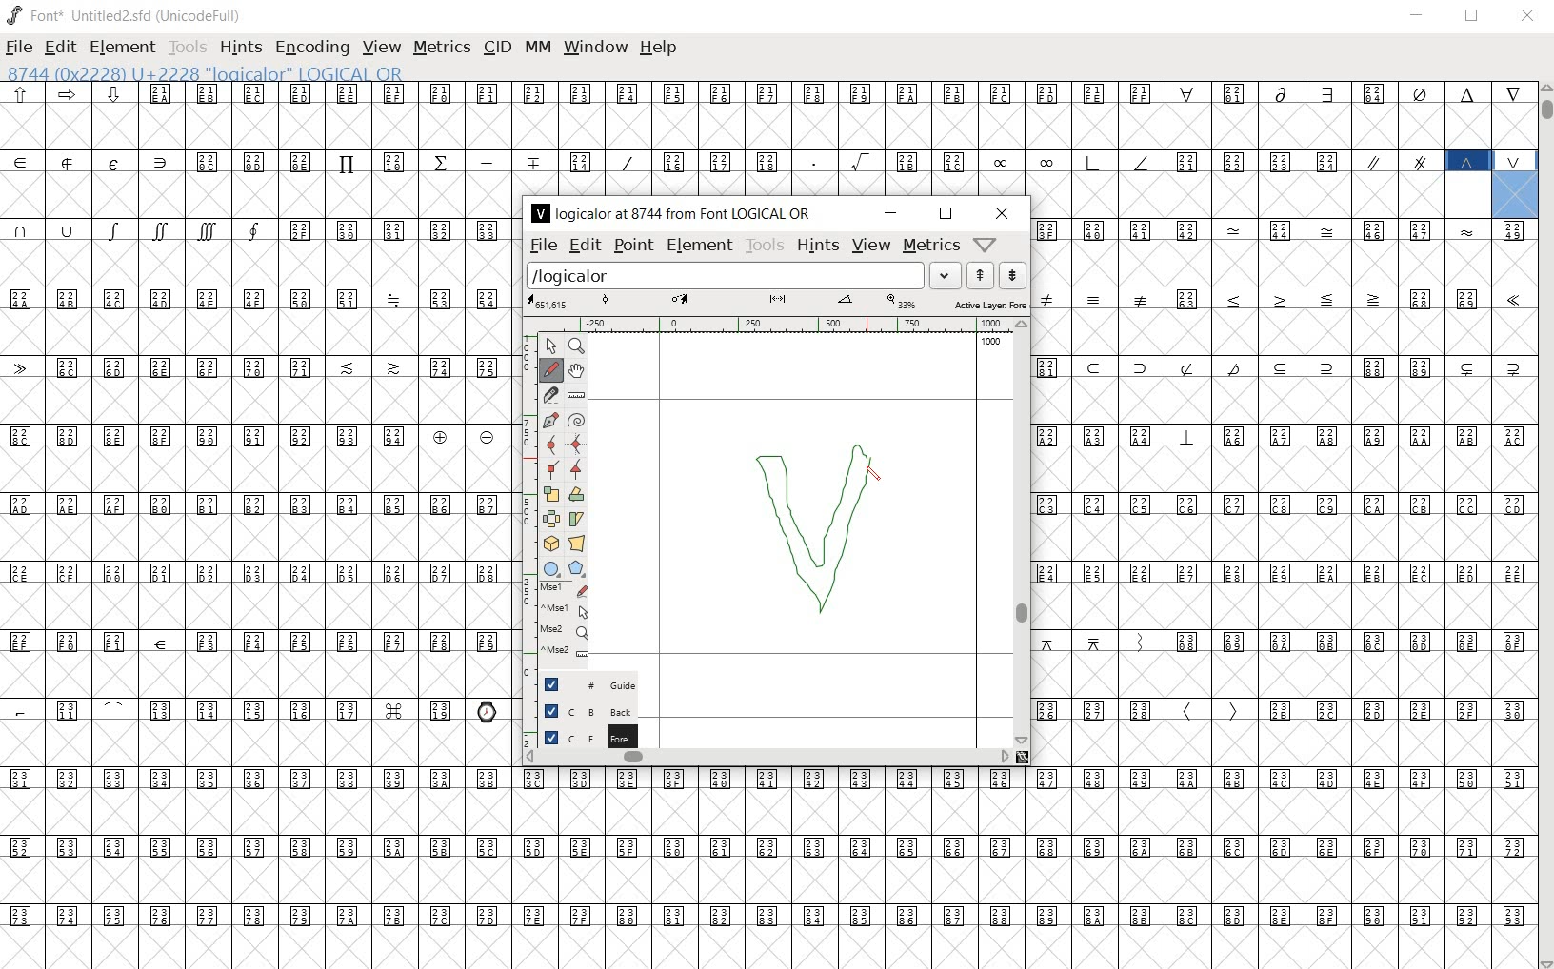 The width and height of the screenshot is (1554, 969). I want to click on element, so click(699, 247).